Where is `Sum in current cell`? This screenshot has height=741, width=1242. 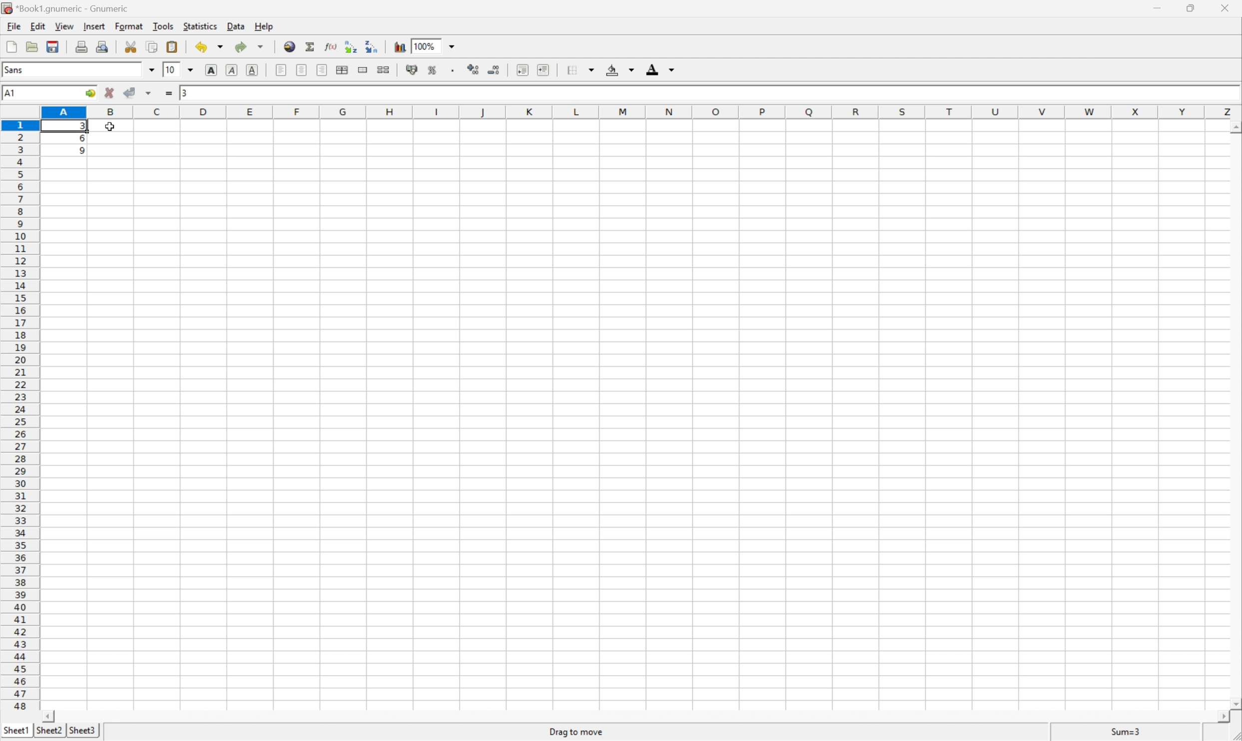 Sum in current cell is located at coordinates (311, 47).